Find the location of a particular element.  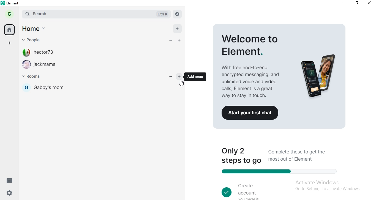

element logo is located at coordinates (3, 3).